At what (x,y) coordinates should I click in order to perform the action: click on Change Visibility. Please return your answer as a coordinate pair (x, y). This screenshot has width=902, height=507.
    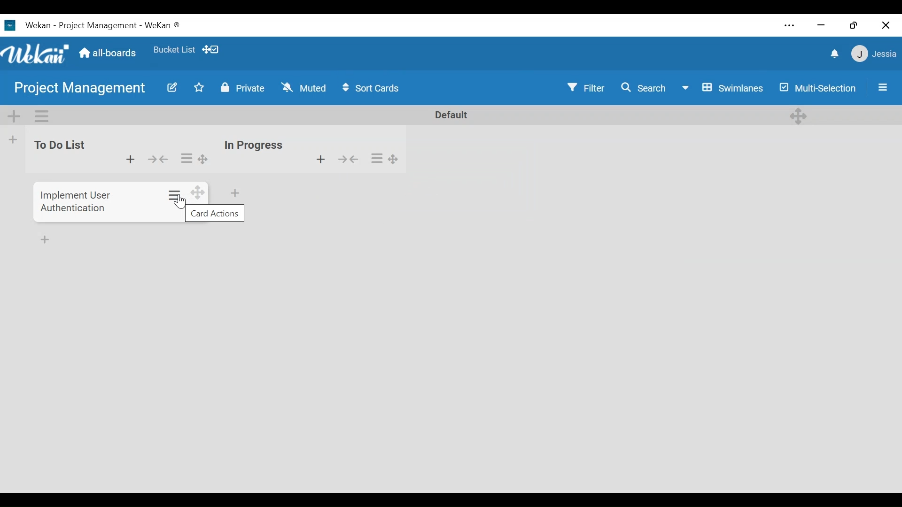
    Looking at the image, I should click on (242, 88).